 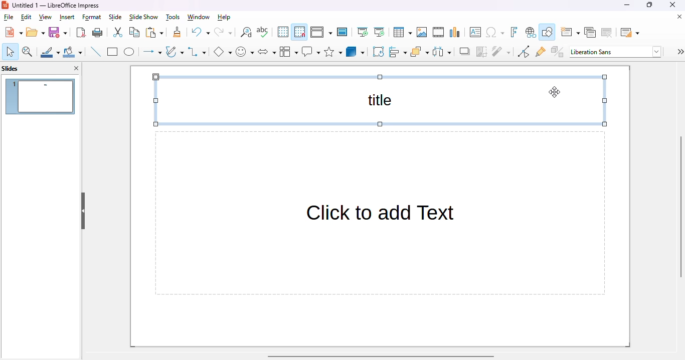 I want to click on master slide, so click(x=342, y=32).